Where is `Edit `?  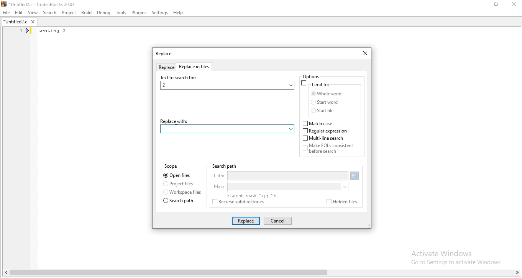
Edit  is located at coordinates (19, 13).